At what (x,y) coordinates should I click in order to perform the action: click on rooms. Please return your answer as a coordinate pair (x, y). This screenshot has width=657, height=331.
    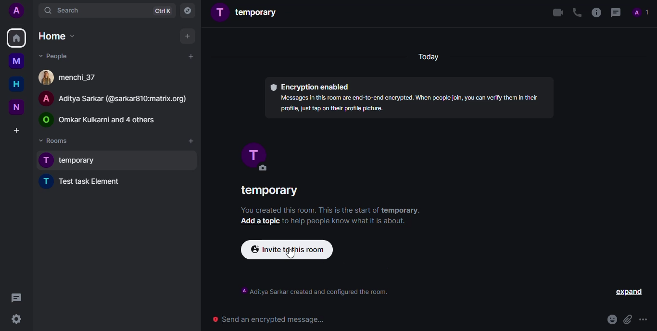
    Looking at the image, I should click on (55, 140).